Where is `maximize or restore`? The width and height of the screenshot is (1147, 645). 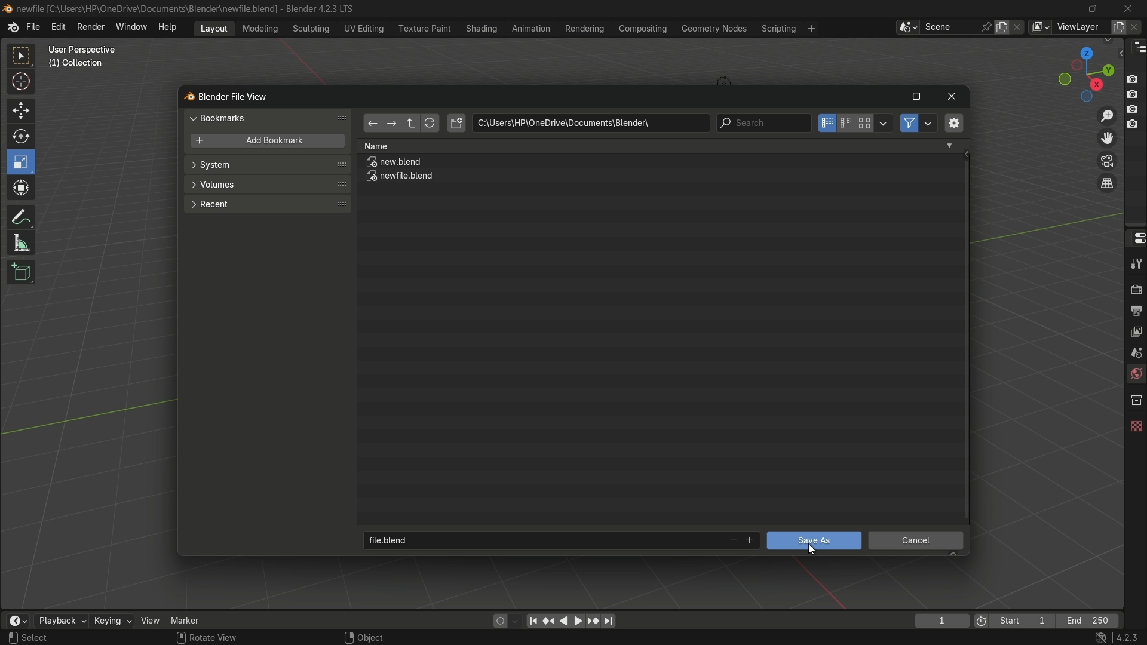 maximize or restore is located at coordinates (916, 97).